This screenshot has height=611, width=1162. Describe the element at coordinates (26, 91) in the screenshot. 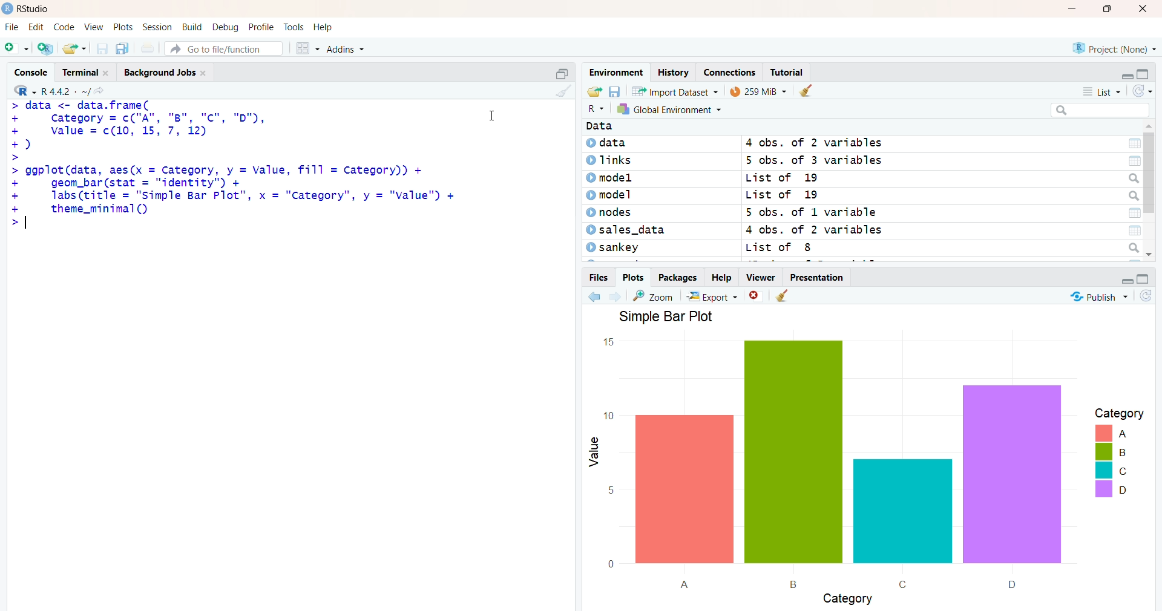

I see `R language` at that location.